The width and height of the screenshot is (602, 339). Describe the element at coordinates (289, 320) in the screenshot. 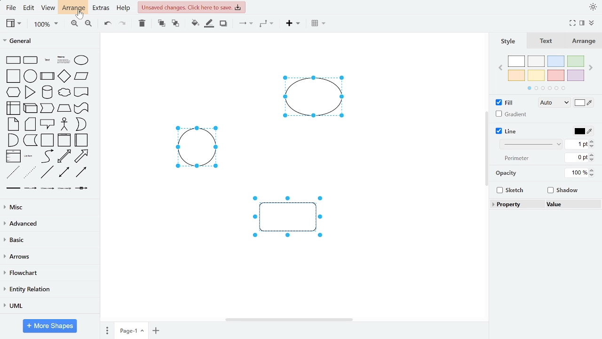

I see `horizontal scrollbar` at that location.